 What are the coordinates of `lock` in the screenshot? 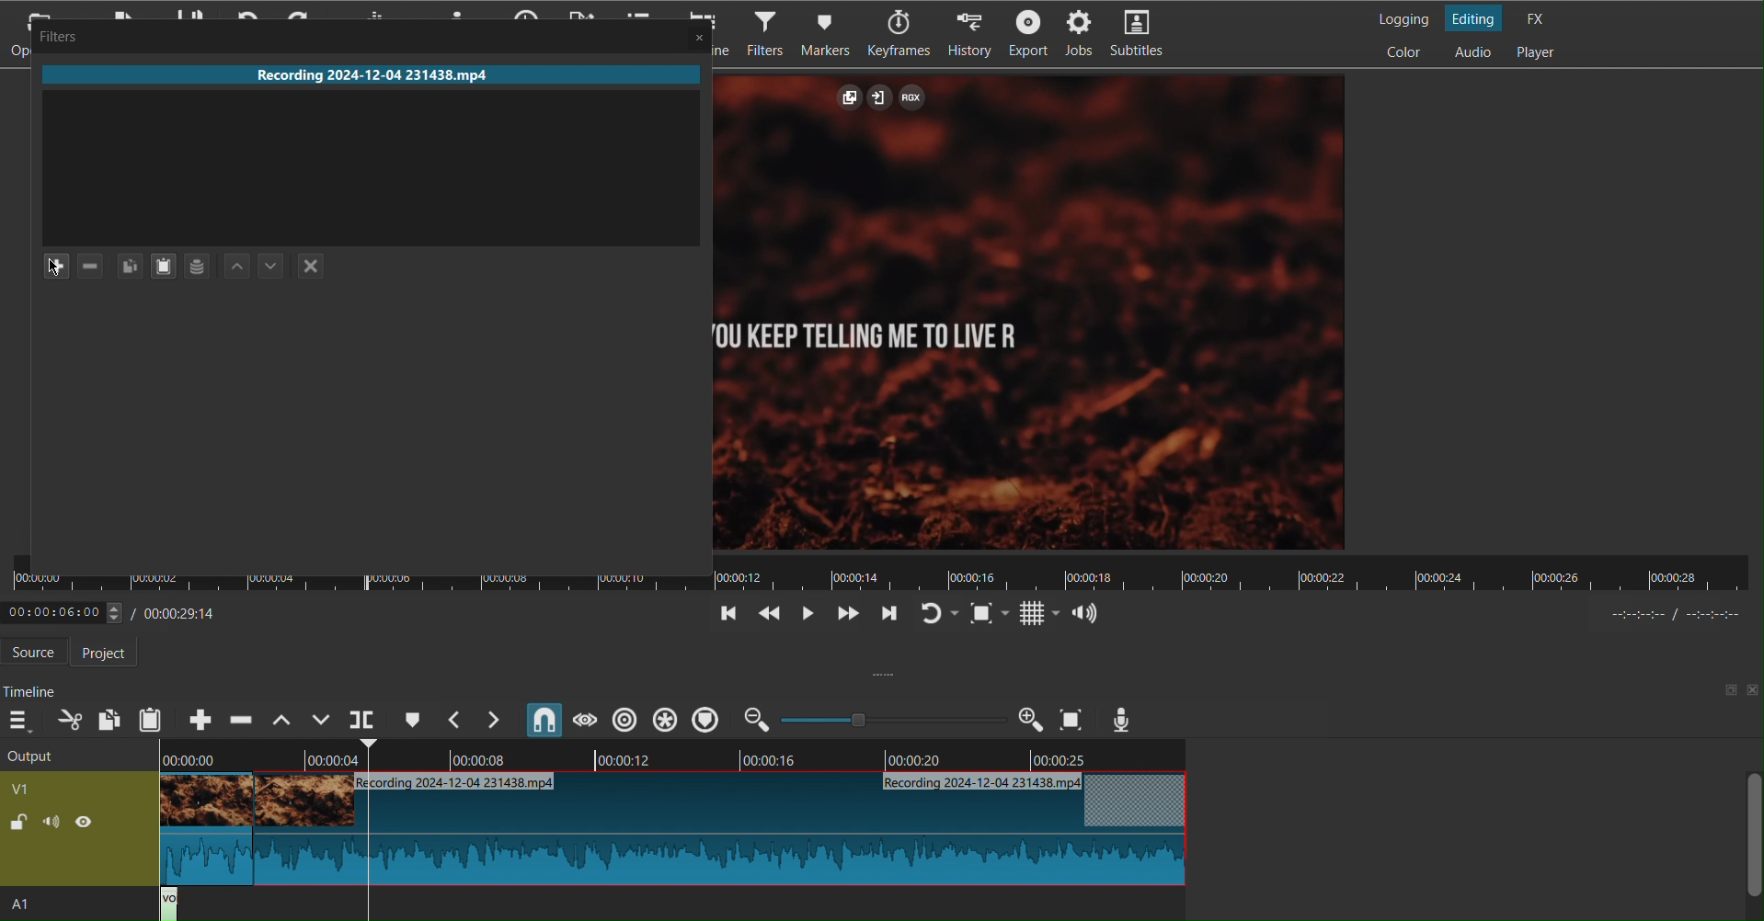 It's located at (18, 824).